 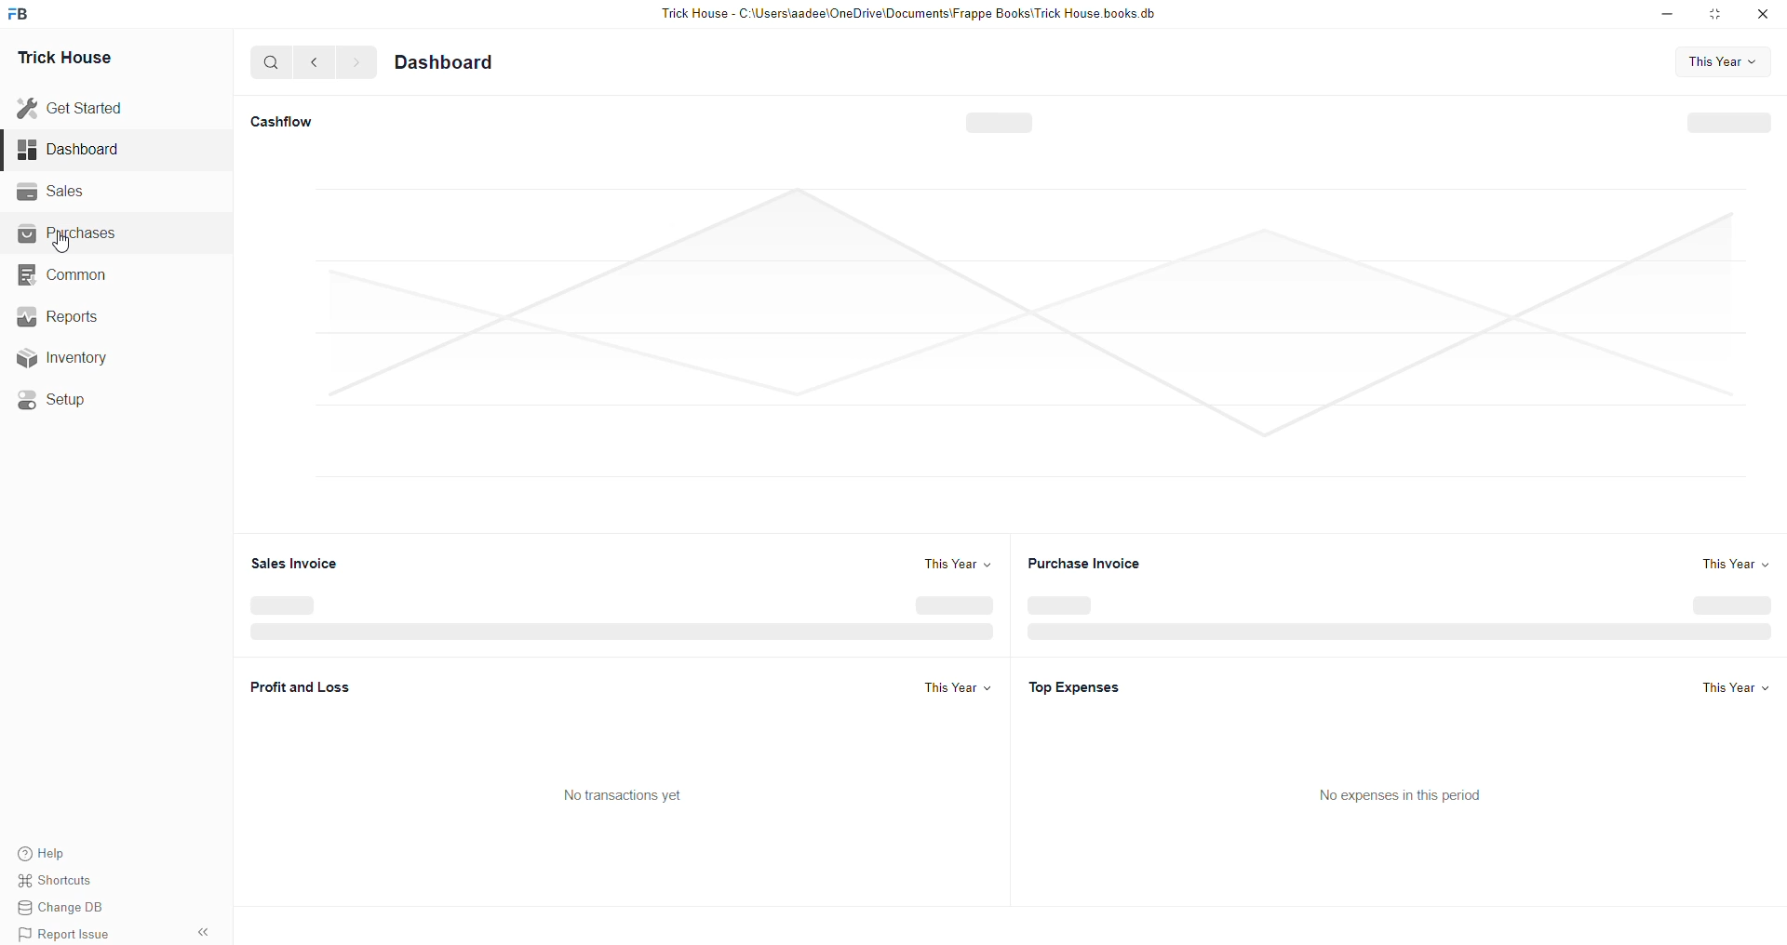 I want to click on Cashflow, so click(x=277, y=119).